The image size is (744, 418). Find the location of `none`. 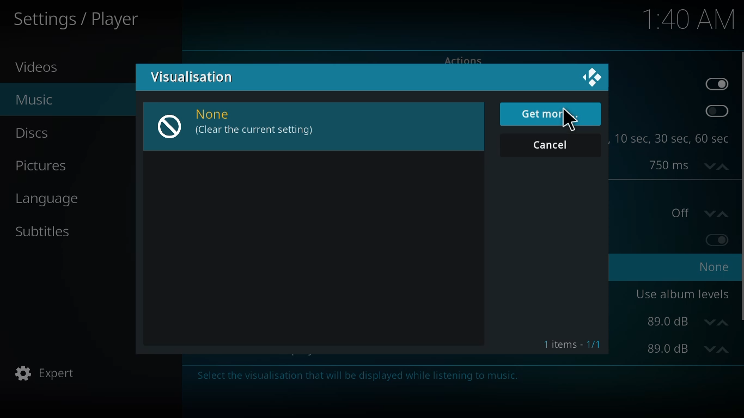

none is located at coordinates (243, 122).